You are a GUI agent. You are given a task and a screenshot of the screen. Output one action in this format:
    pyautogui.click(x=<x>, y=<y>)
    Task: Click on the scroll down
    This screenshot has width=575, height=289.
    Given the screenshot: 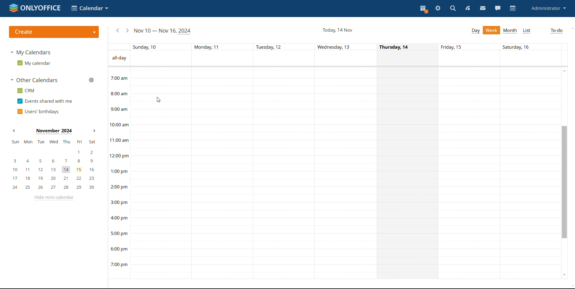 What is the action you would take?
    pyautogui.click(x=571, y=286)
    